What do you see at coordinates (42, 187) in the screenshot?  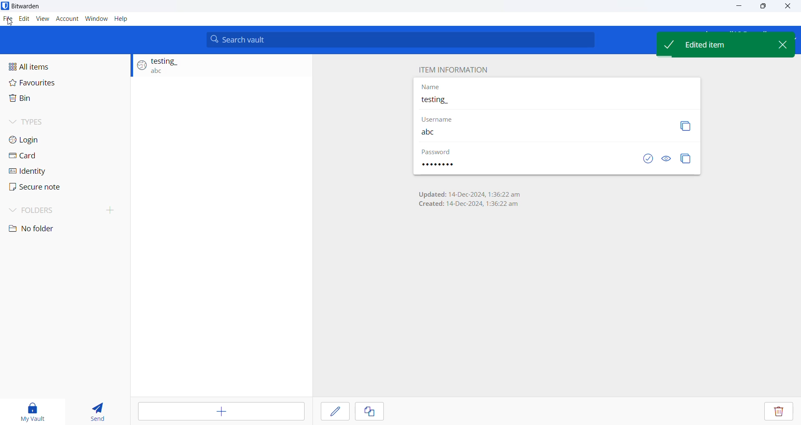 I see `Secure note` at bounding box center [42, 187].